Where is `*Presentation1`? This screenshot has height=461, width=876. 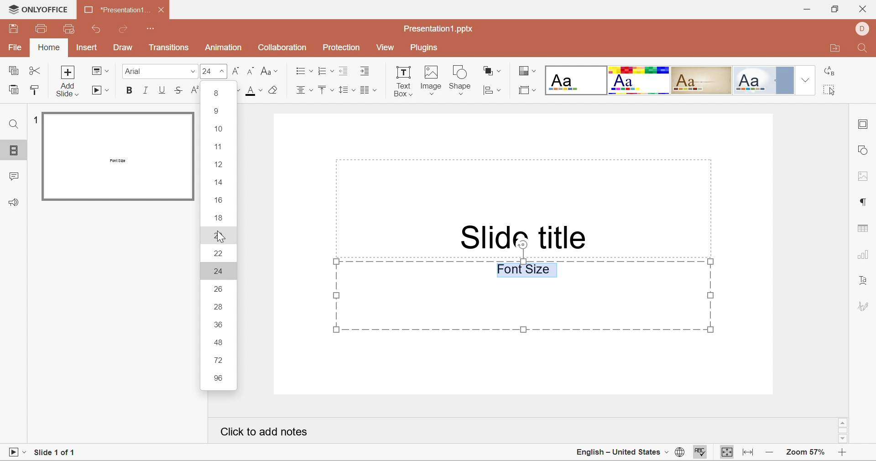
*Presentation1 is located at coordinates (113, 9).